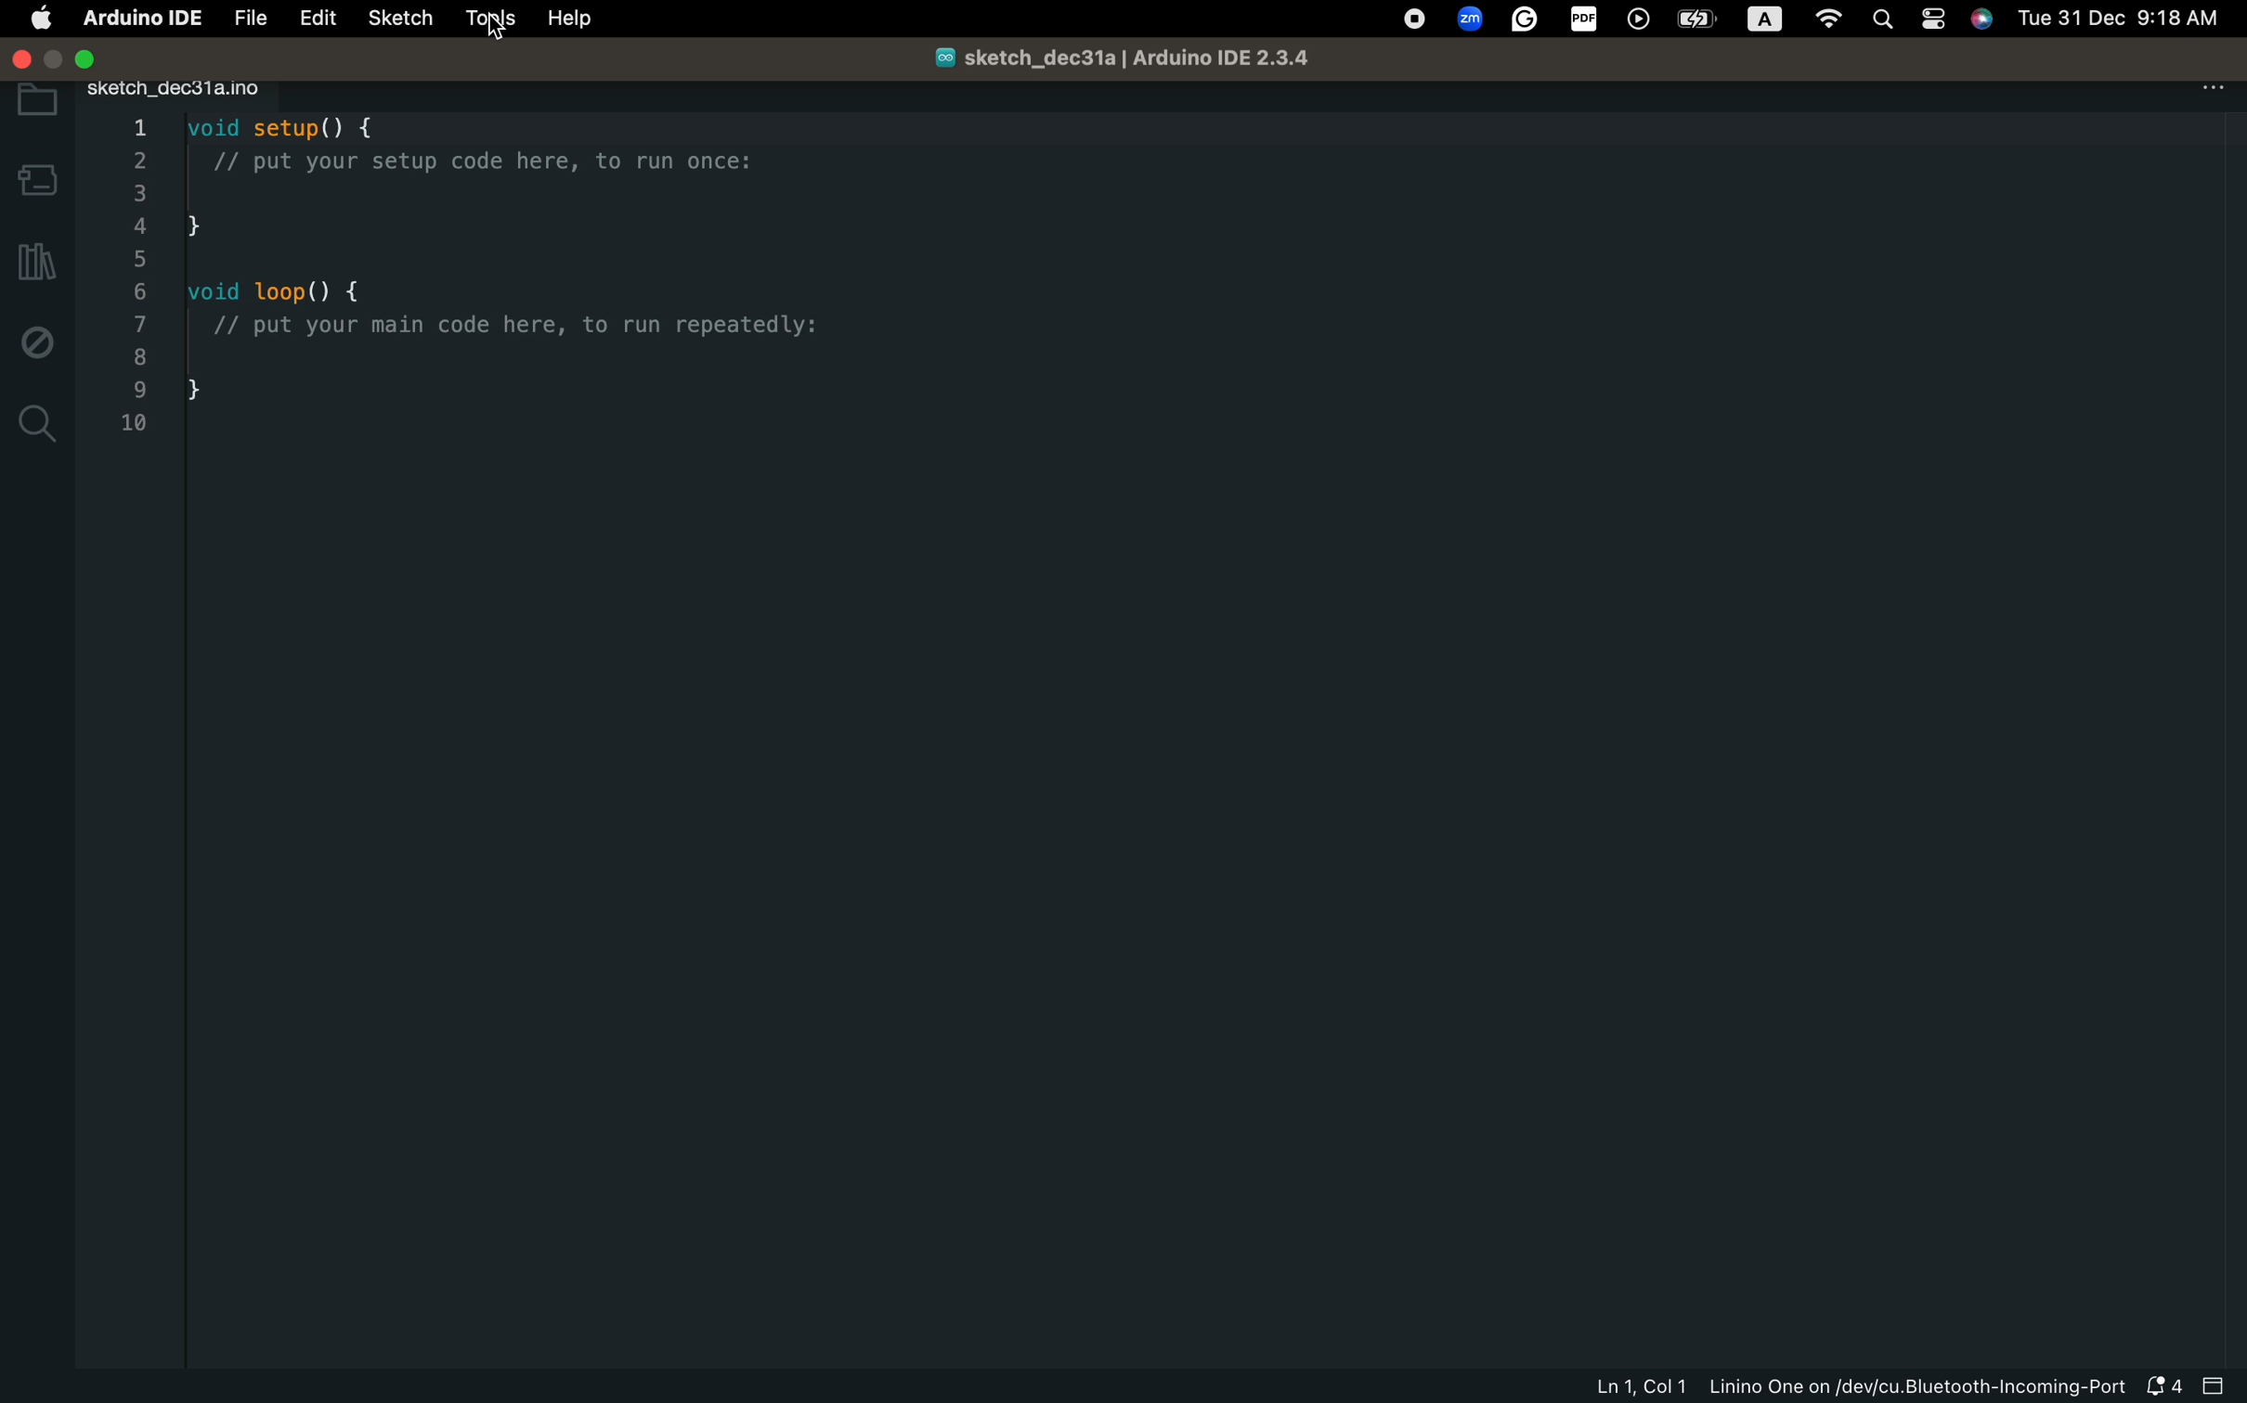 The image size is (2247, 1403). What do you see at coordinates (571, 20) in the screenshot?
I see `help` at bounding box center [571, 20].